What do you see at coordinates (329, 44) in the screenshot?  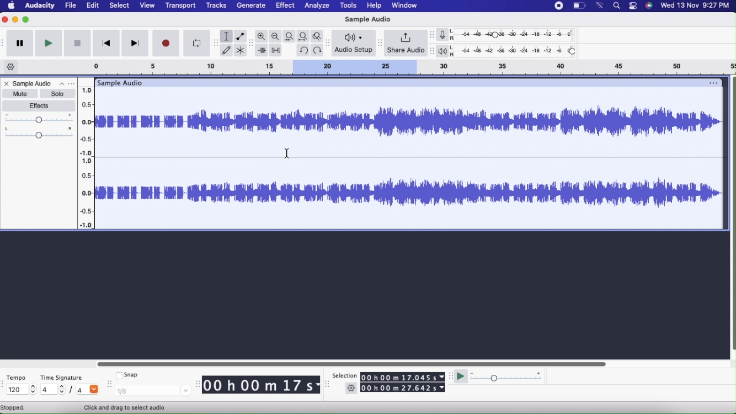 I see `move toolbar` at bounding box center [329, 44].